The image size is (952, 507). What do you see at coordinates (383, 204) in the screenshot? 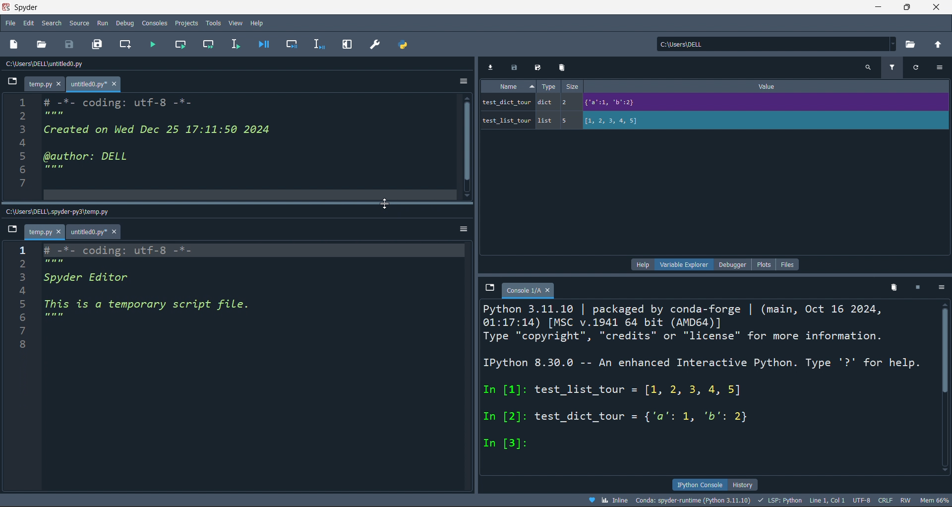
I see `cursor` at bounding box center [383, 204].